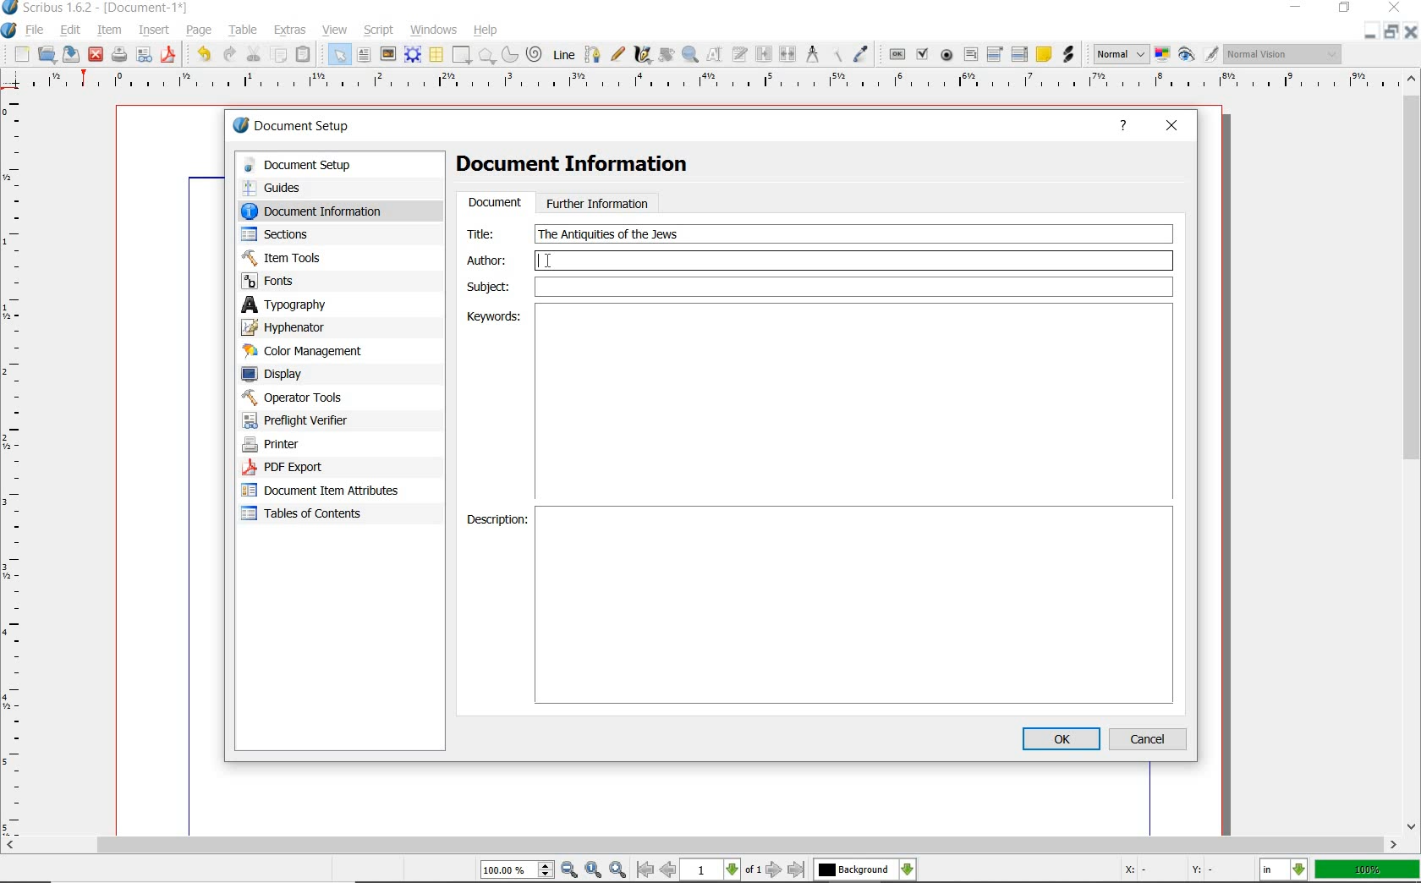  Describe the element at coordinates (856, 401) in the screenshot. I see `Keywords` at that location.